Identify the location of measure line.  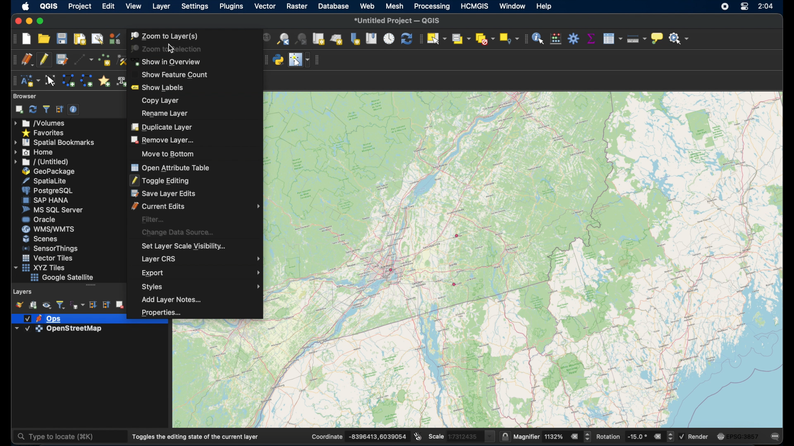
(636, 39).